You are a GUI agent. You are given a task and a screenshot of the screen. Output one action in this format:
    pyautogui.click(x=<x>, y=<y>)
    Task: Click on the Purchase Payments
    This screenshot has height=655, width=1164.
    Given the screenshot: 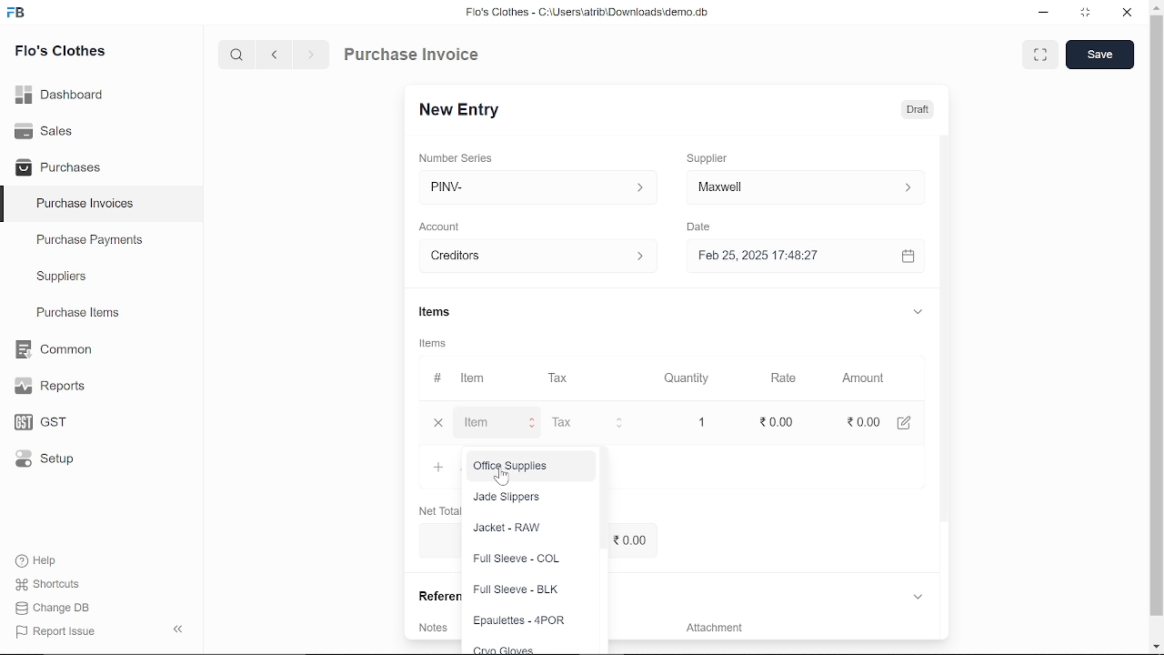 What is the action you would take?
    pyautogui.click(x=102, y=244)
    